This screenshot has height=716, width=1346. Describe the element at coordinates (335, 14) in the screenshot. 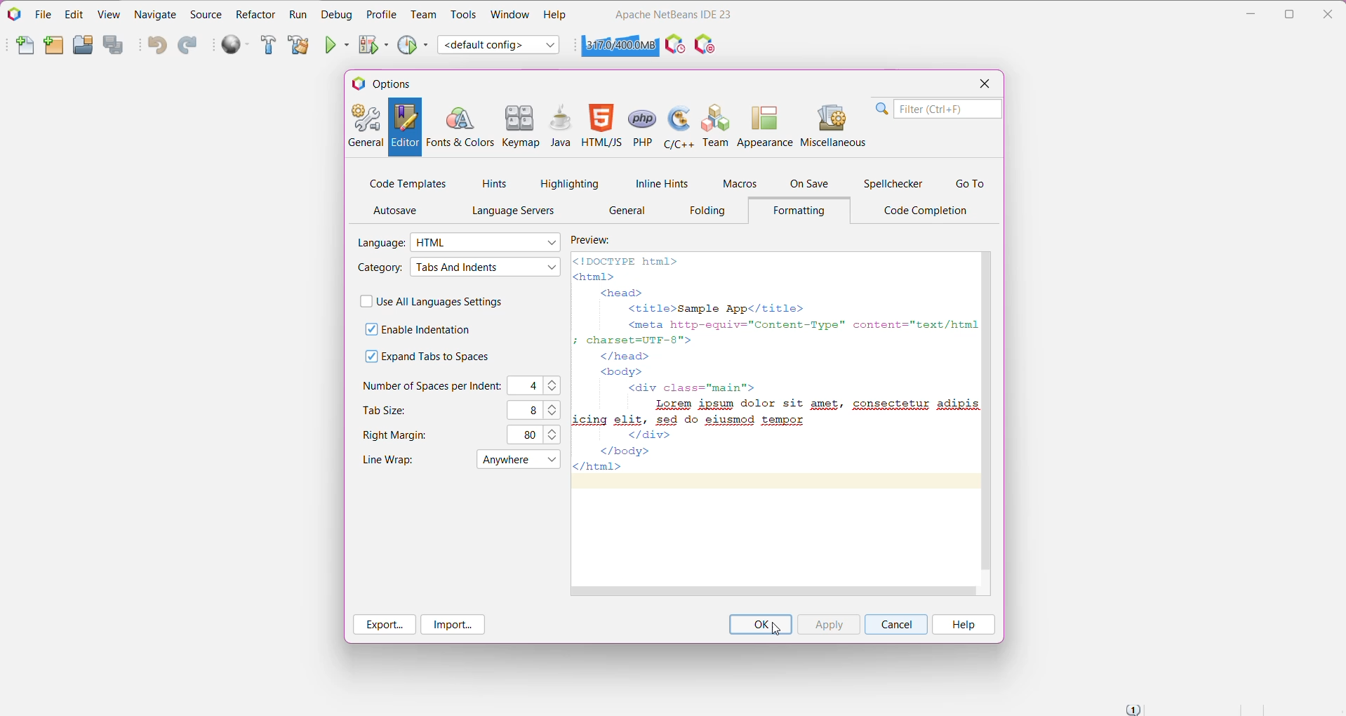

I see `Debug` at that location.